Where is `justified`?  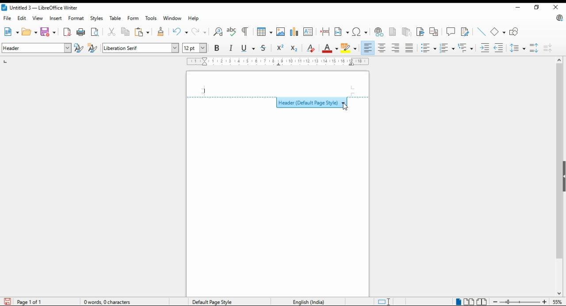 justified is located at coordinates (409, 48).